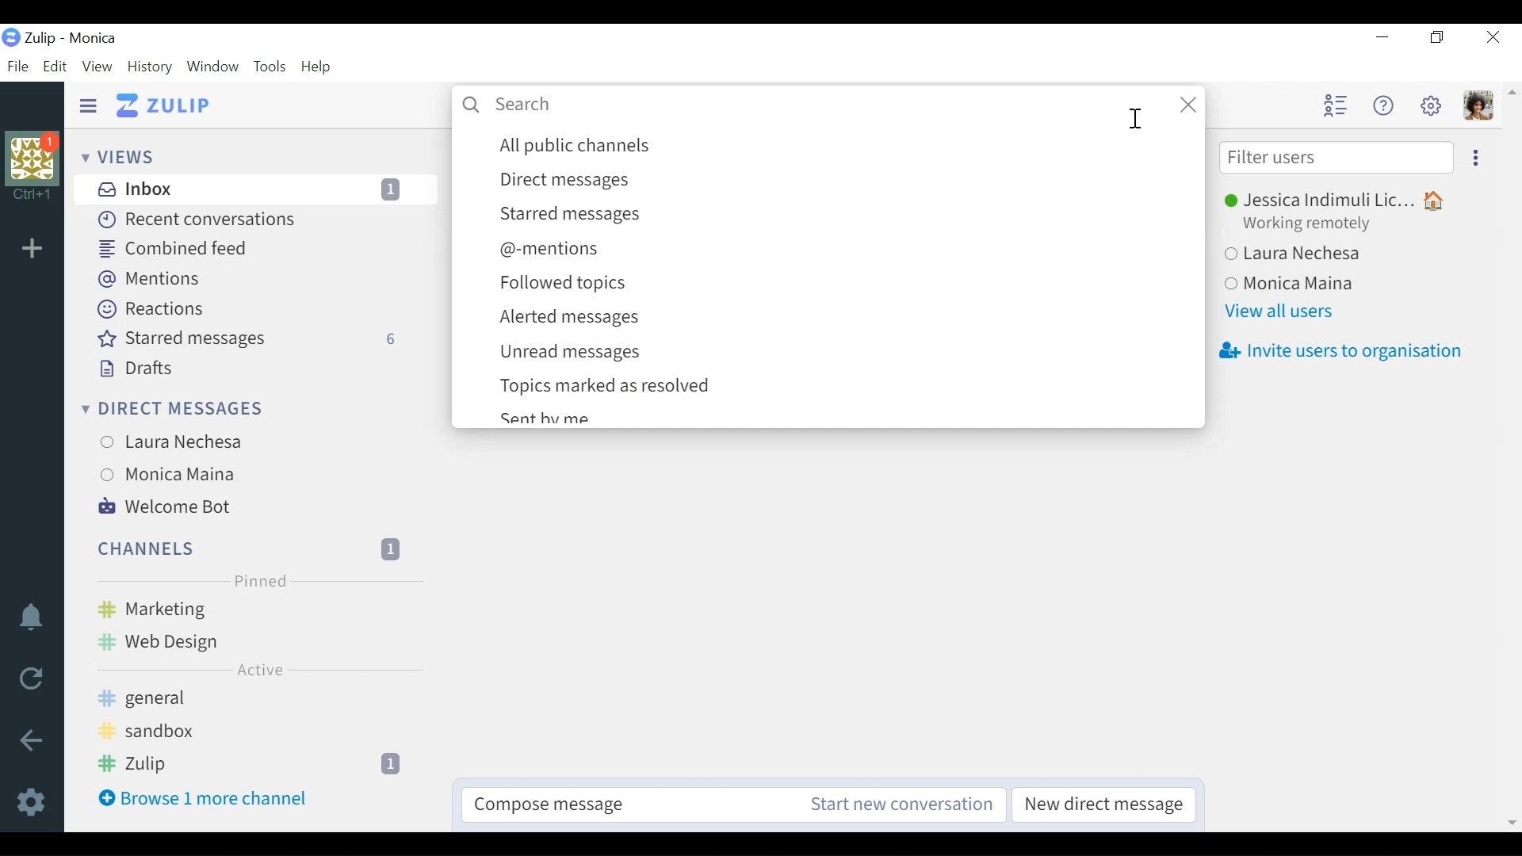 This screenshot has width=1522, height=856. What do you see at coordinates (91, 103) in the screenshot?
I see `Hide` at bounding box center [91, 103].